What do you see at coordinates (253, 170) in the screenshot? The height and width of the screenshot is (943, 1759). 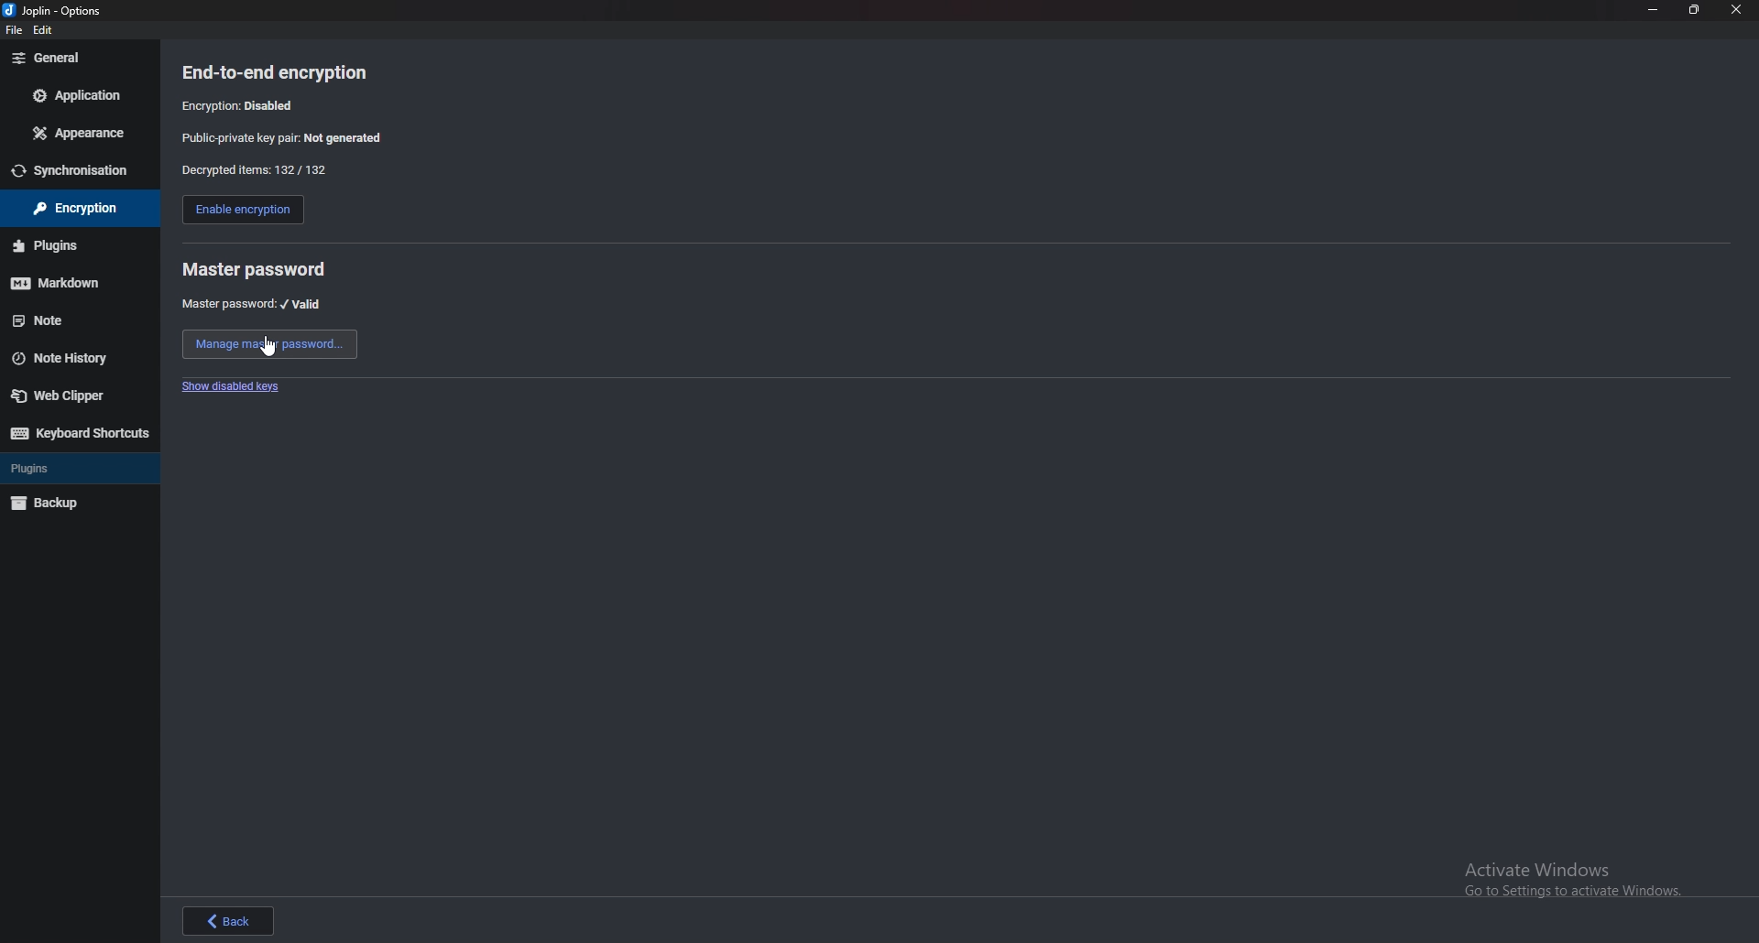 I see `decrypted items` at bounding box center [253, 170].